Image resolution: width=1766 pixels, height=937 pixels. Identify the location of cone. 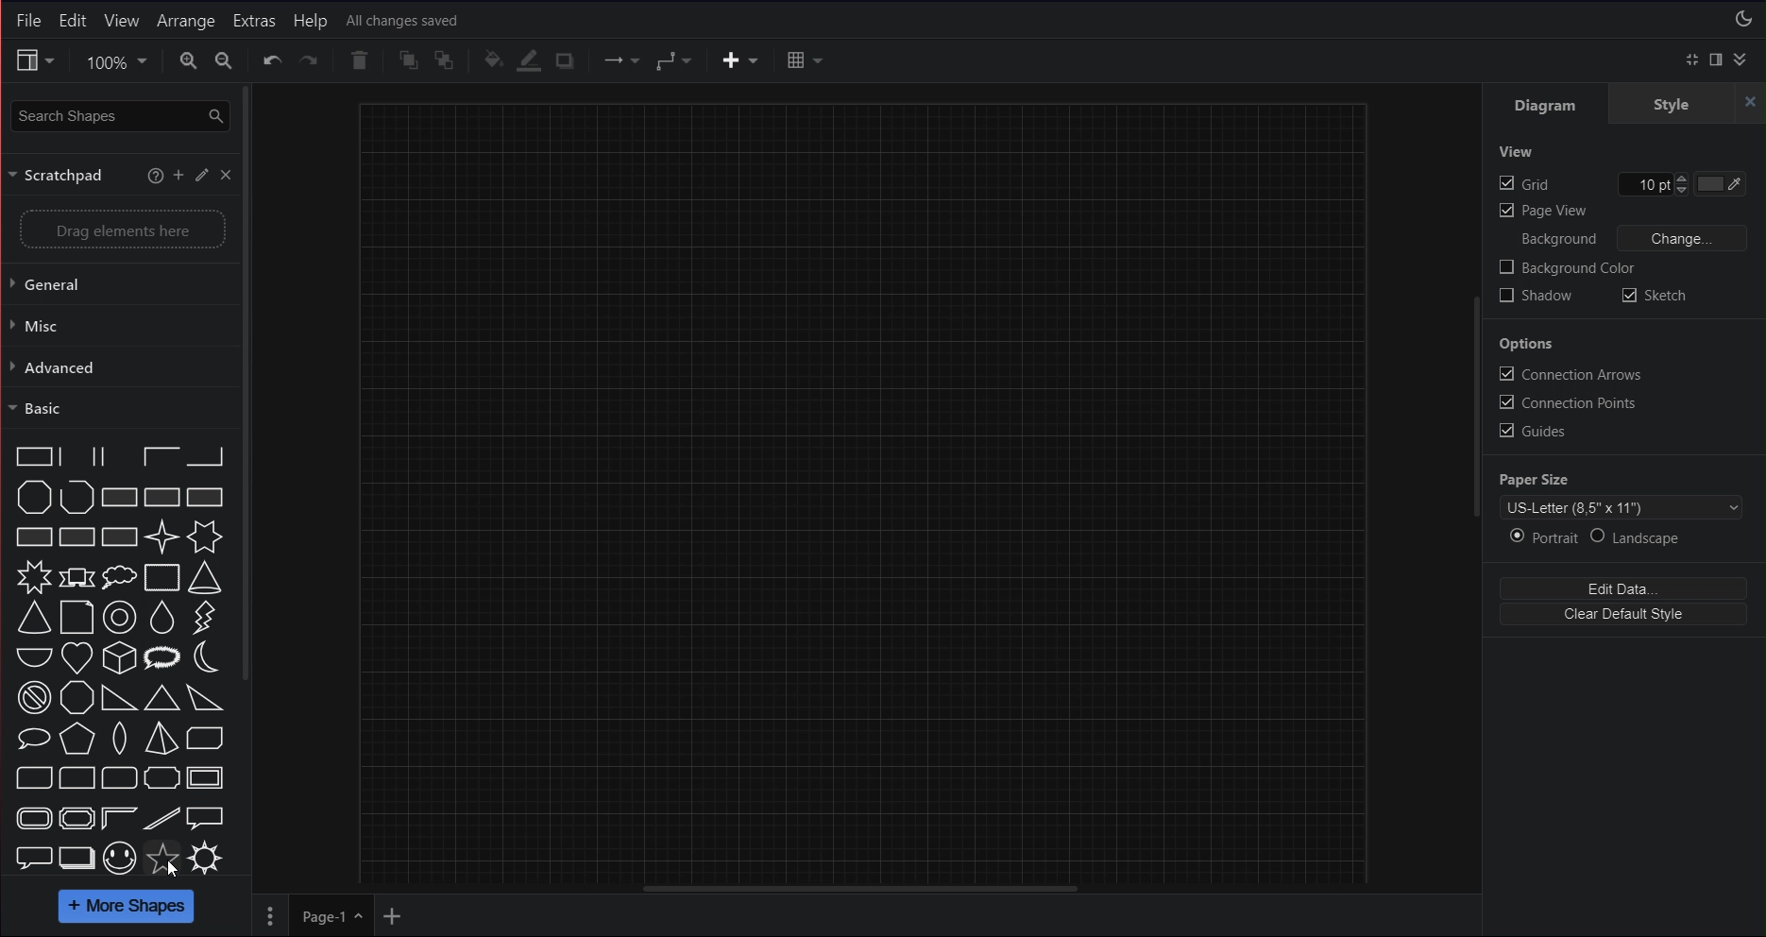
(206, 578).